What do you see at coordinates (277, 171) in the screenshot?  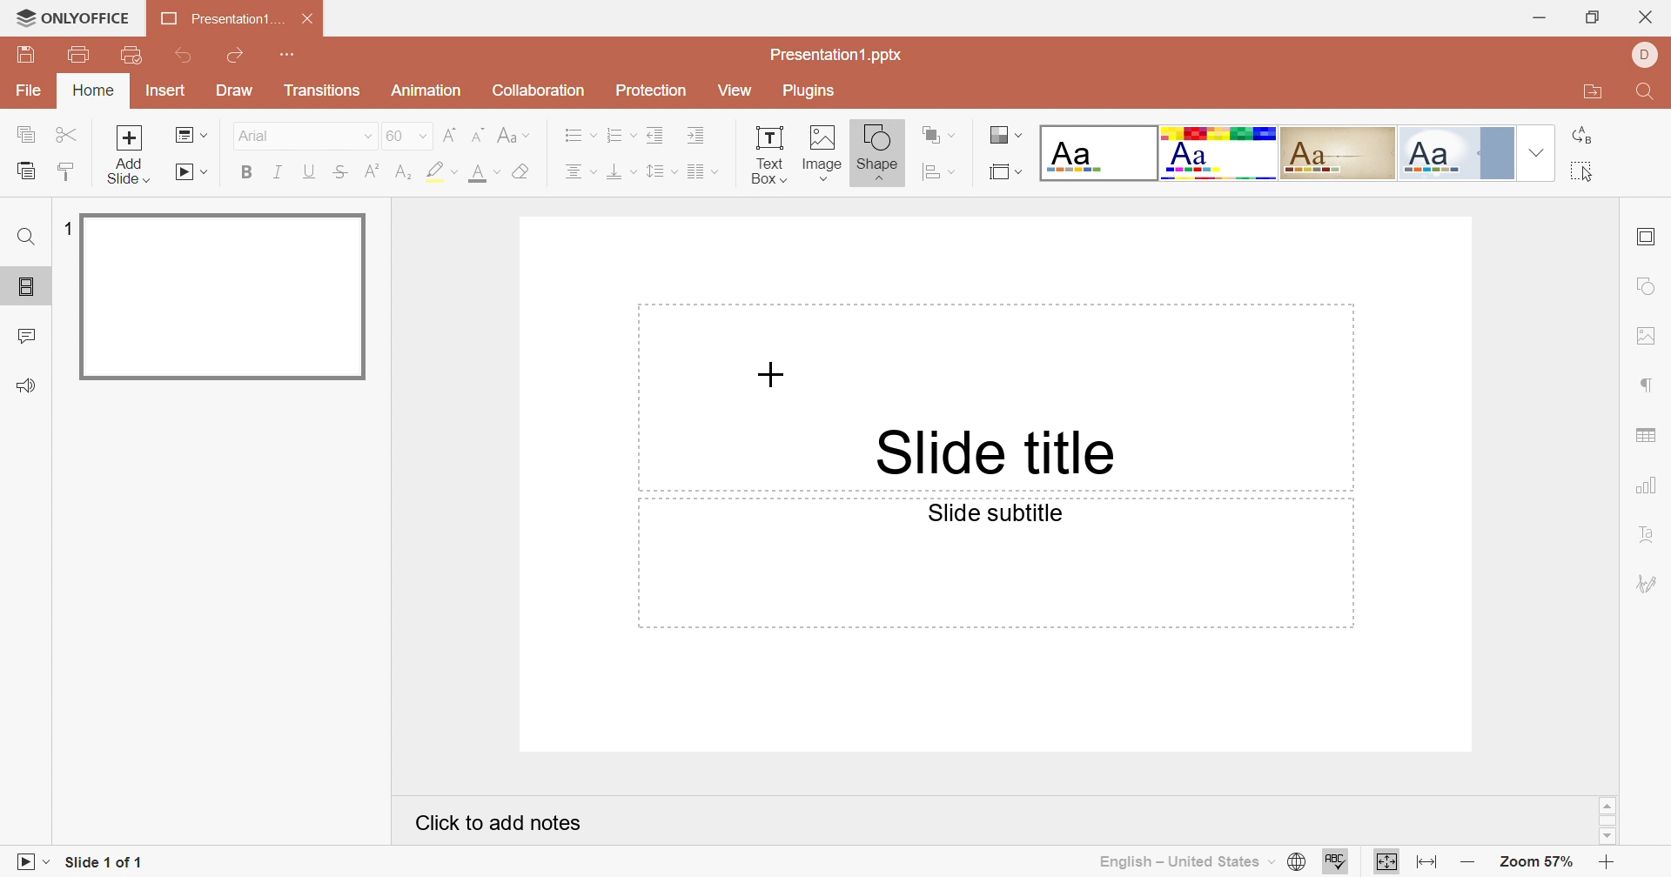 I see `Italic` at bounding box center [277, 171].